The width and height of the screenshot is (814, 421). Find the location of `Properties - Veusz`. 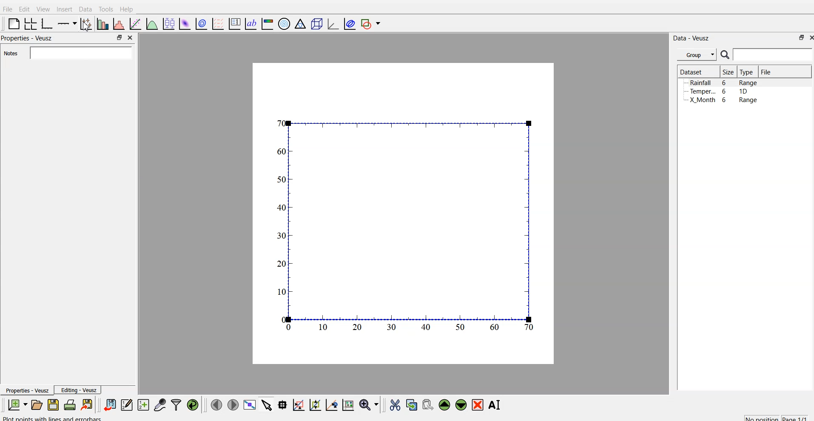

Properties - Veusz is located at coordinates (26, 390).